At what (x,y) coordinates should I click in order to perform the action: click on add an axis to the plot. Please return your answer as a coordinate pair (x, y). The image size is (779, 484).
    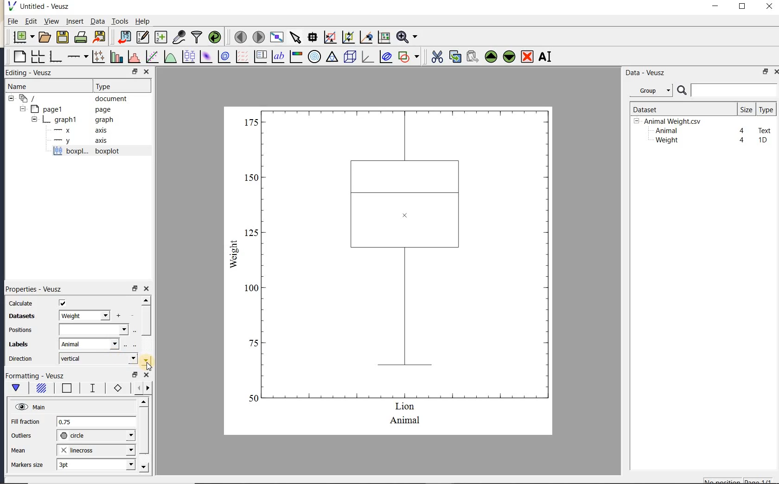
    Looking at the image, I should click on (77, 57).